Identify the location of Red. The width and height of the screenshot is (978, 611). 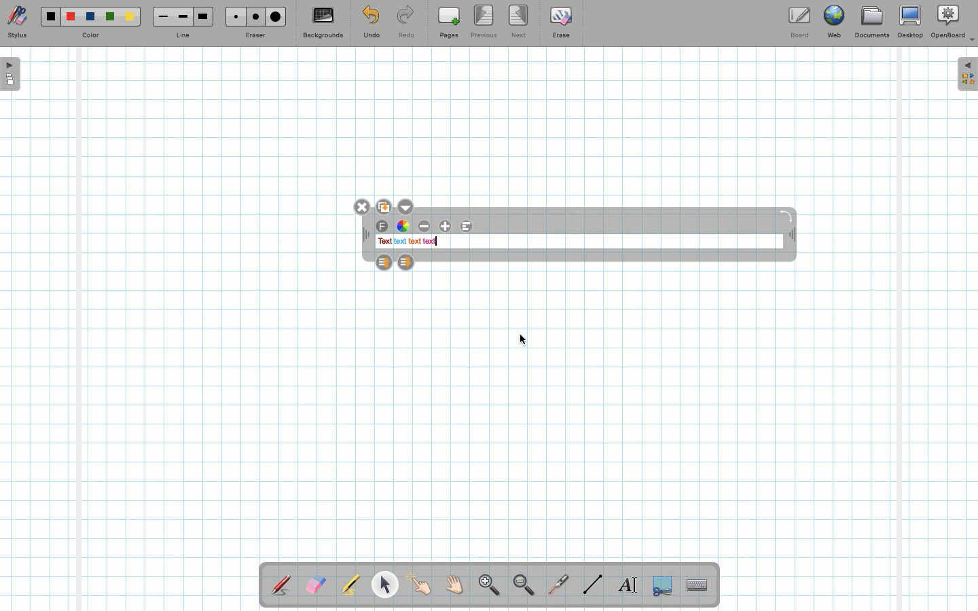
(71, 17).